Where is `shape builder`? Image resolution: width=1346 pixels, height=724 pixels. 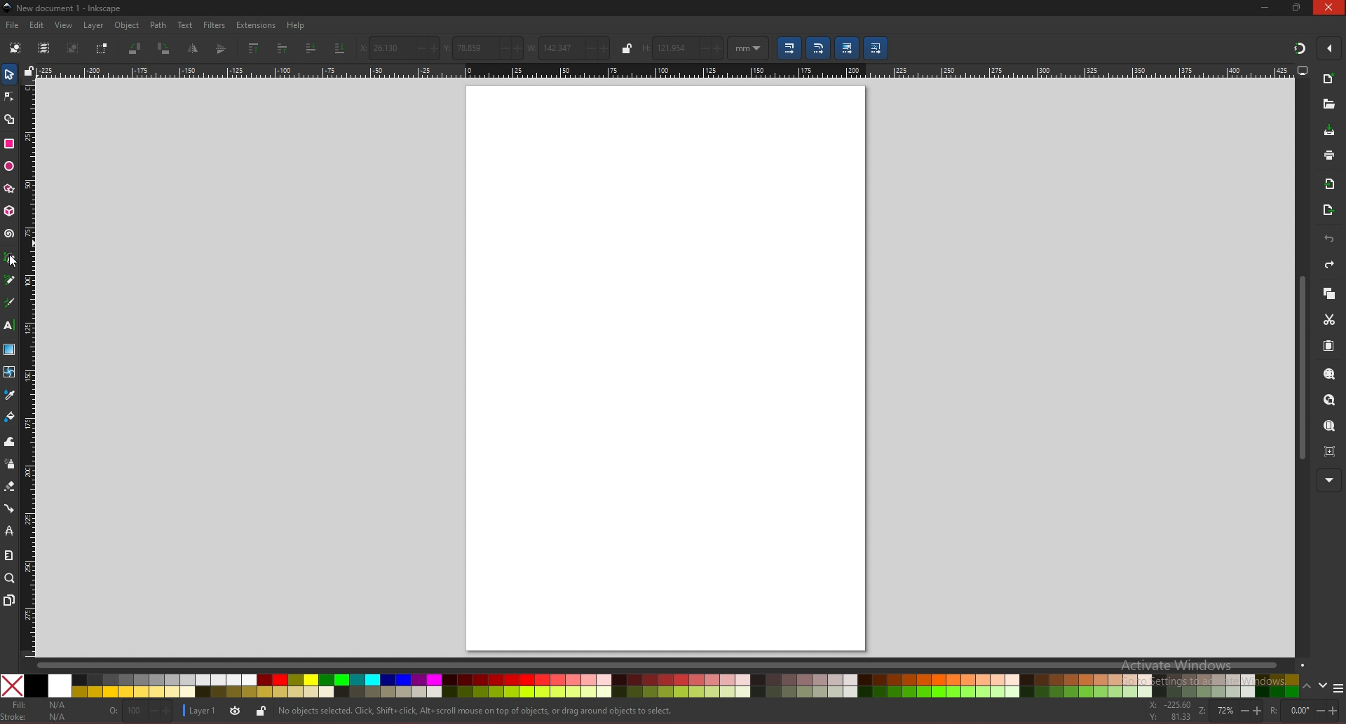 shape builder is located at coordinates (10, 120).